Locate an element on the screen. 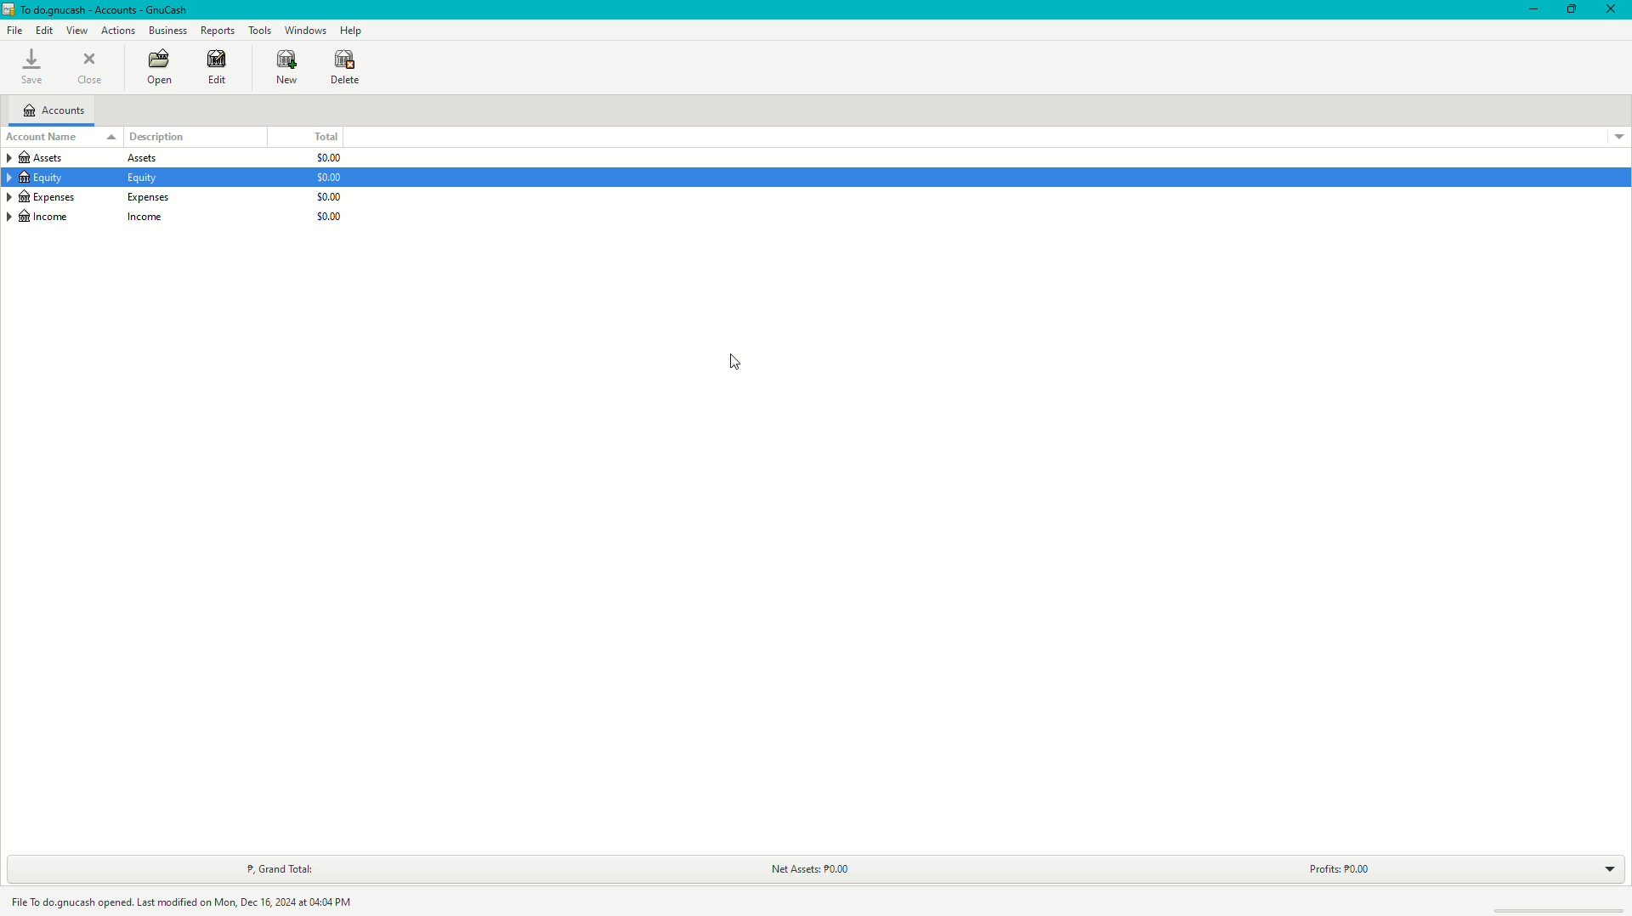 The width and height of the screenshot is (1632, 916). Grand Total is located at coordinates (275, 869).